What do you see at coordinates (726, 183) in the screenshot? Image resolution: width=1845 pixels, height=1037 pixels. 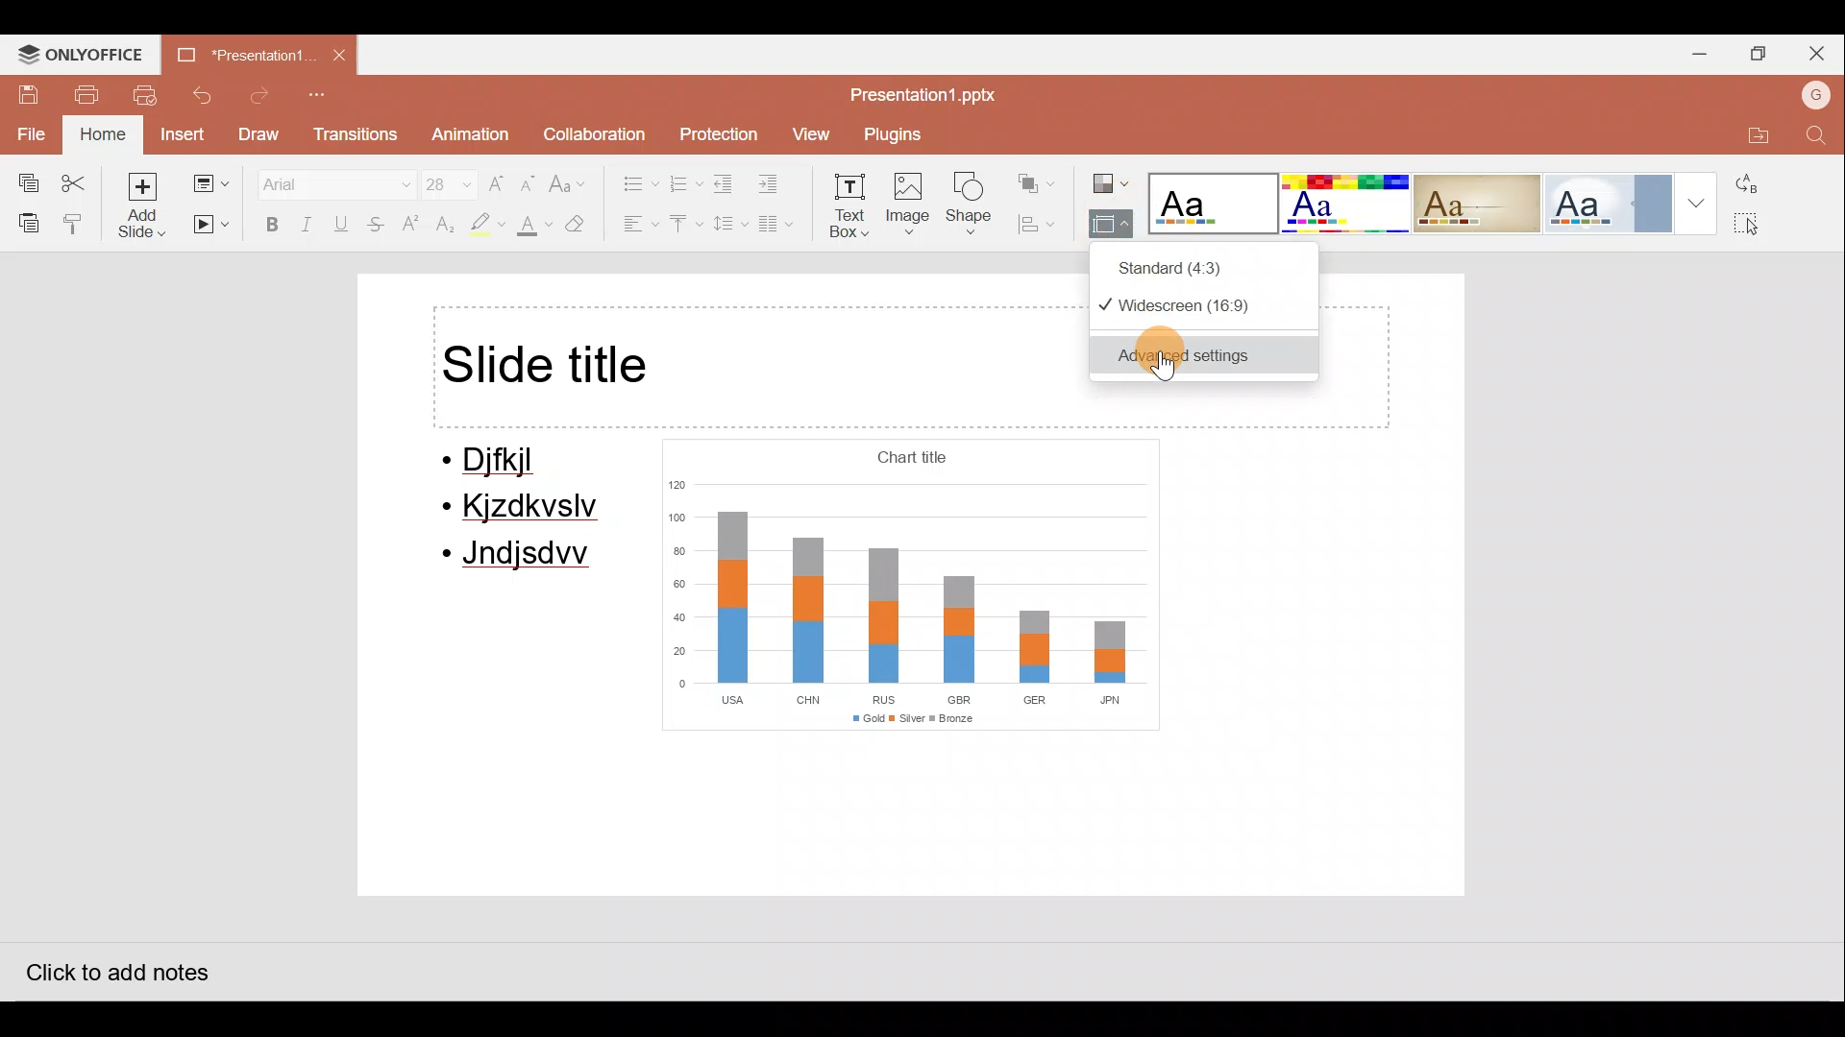 I see `Decrease indent` at bounding box center [726, 183].